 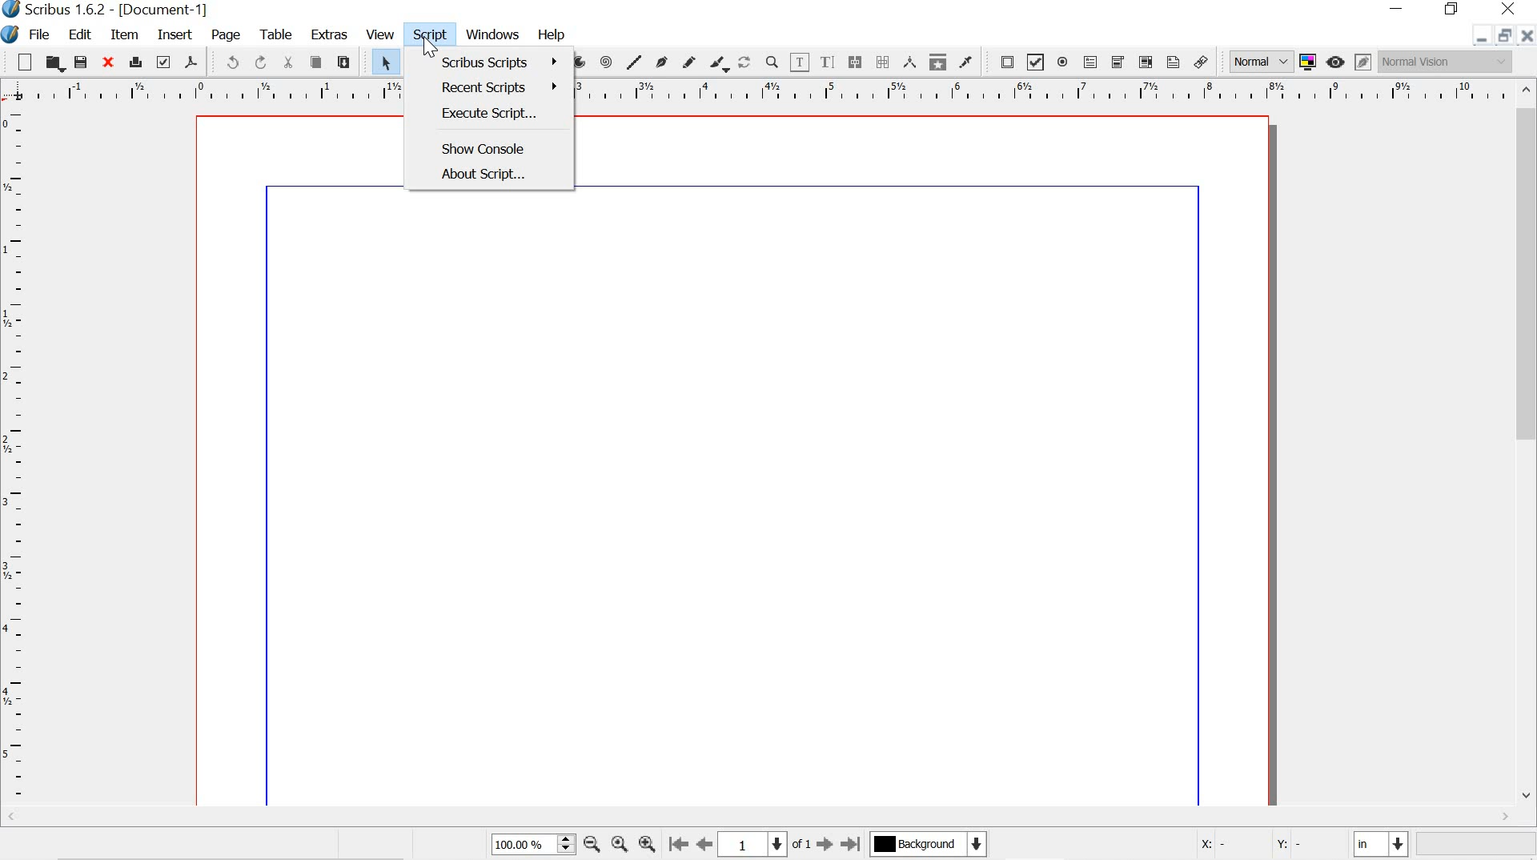 What do you see at coordinates (427, 45) in the screenshot?
I see `cursor` at bounding box center [427, 45].